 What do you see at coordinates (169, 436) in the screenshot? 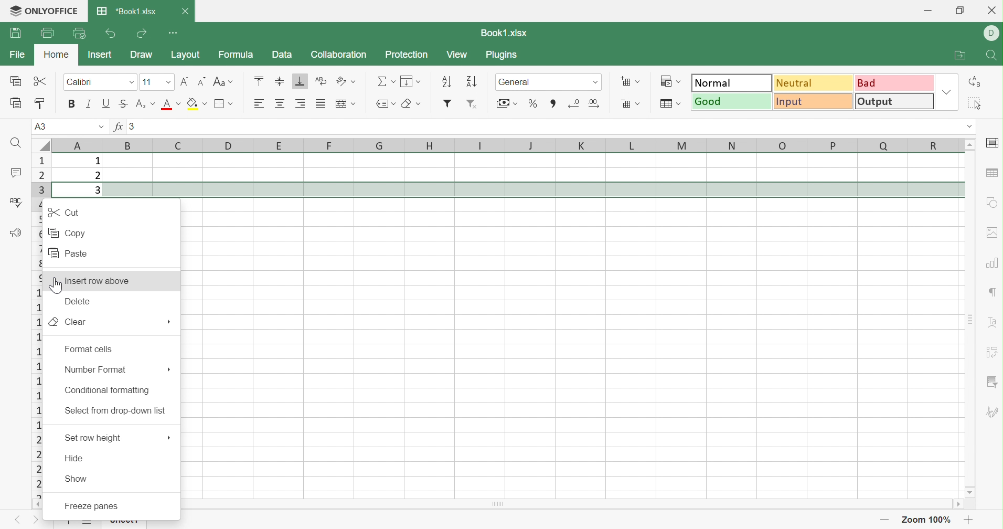
I see `More` at bounding box center [169, 436].